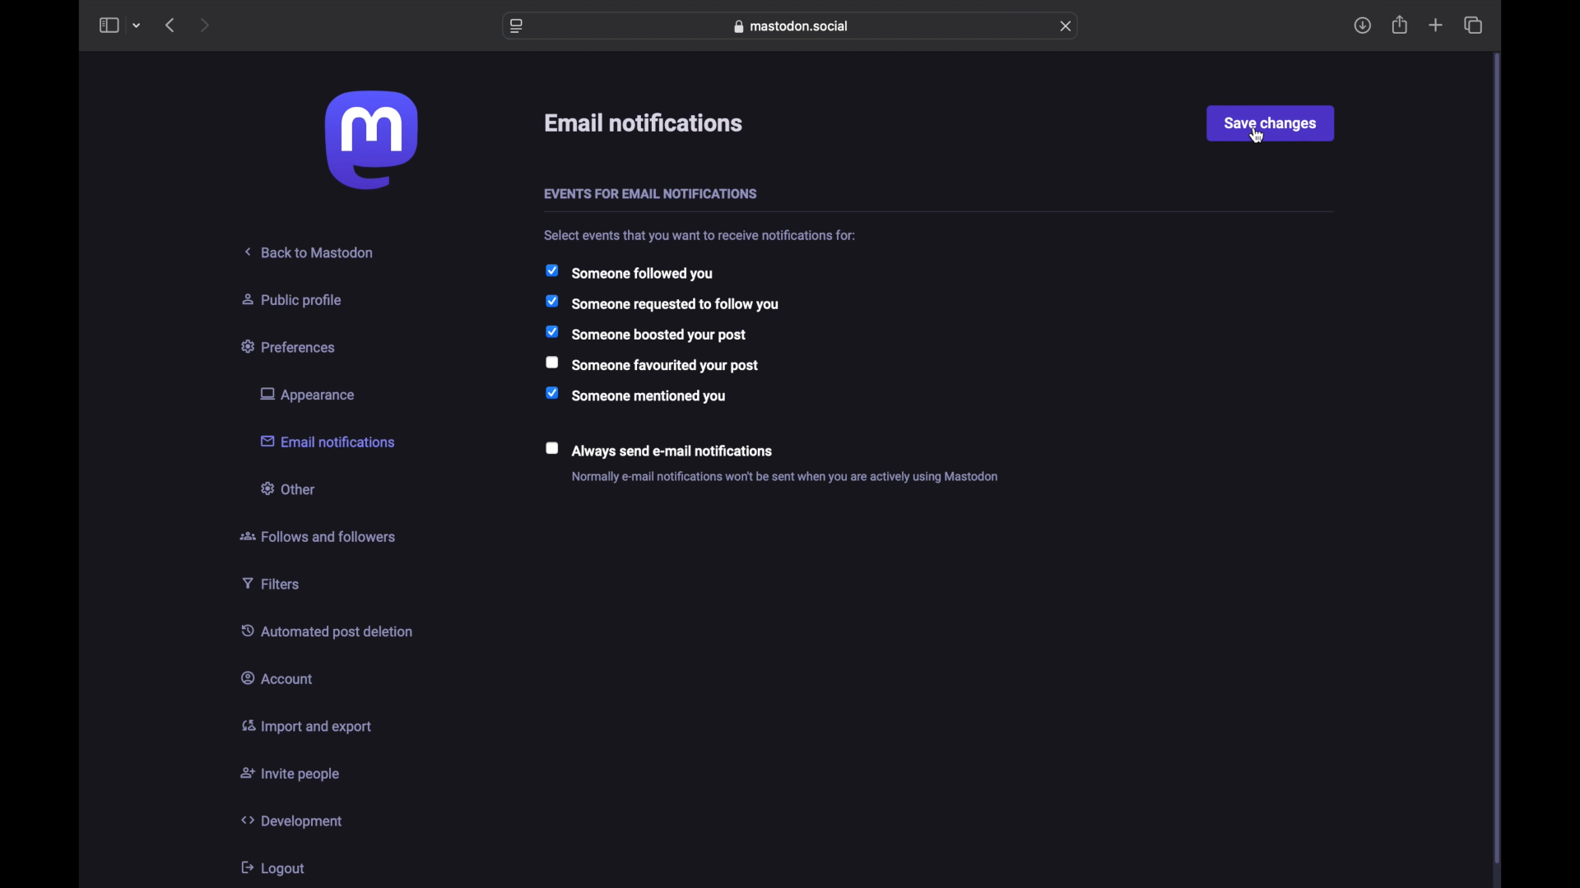 The width and height of the screenshot is (1580, 888). I want to click on checkbox, so click(646, 333).